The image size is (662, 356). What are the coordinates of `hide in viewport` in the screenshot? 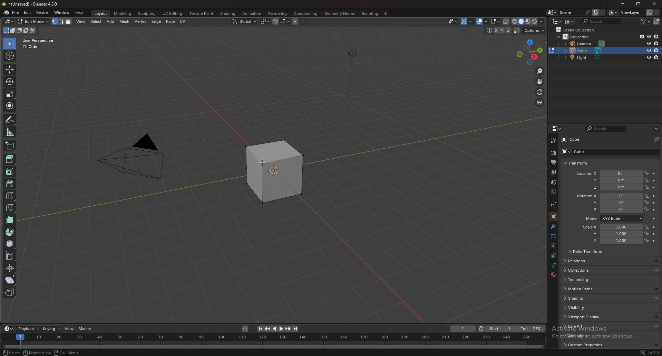 It's located at (649, 36).